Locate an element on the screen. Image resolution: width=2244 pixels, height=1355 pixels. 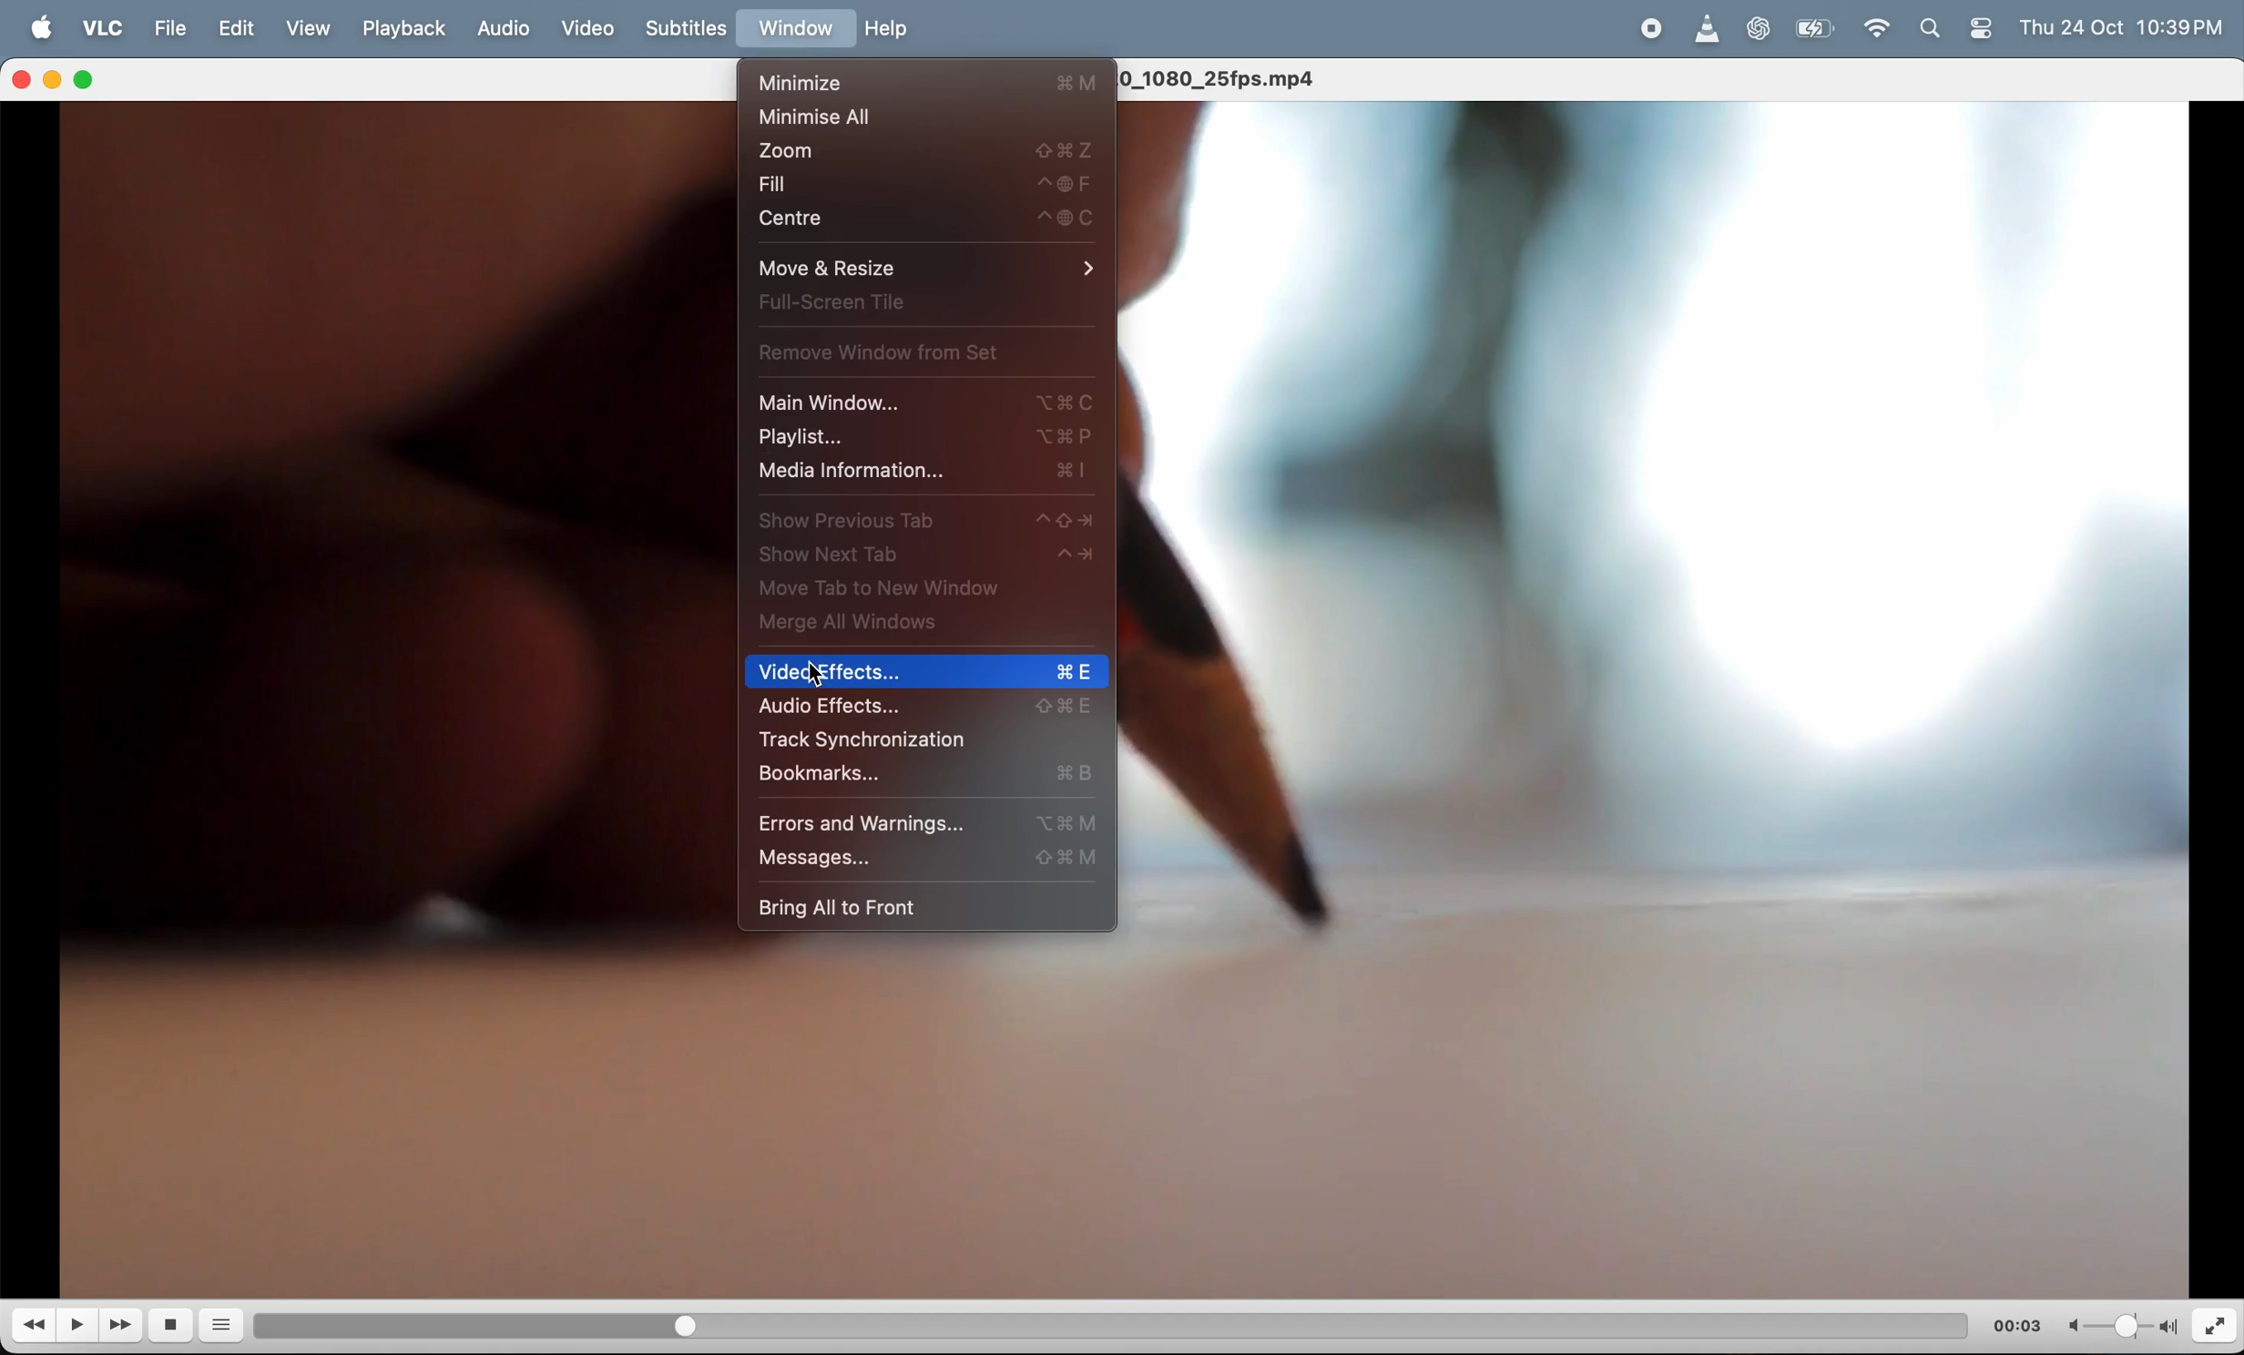
 is located at coordinates (926, 822).